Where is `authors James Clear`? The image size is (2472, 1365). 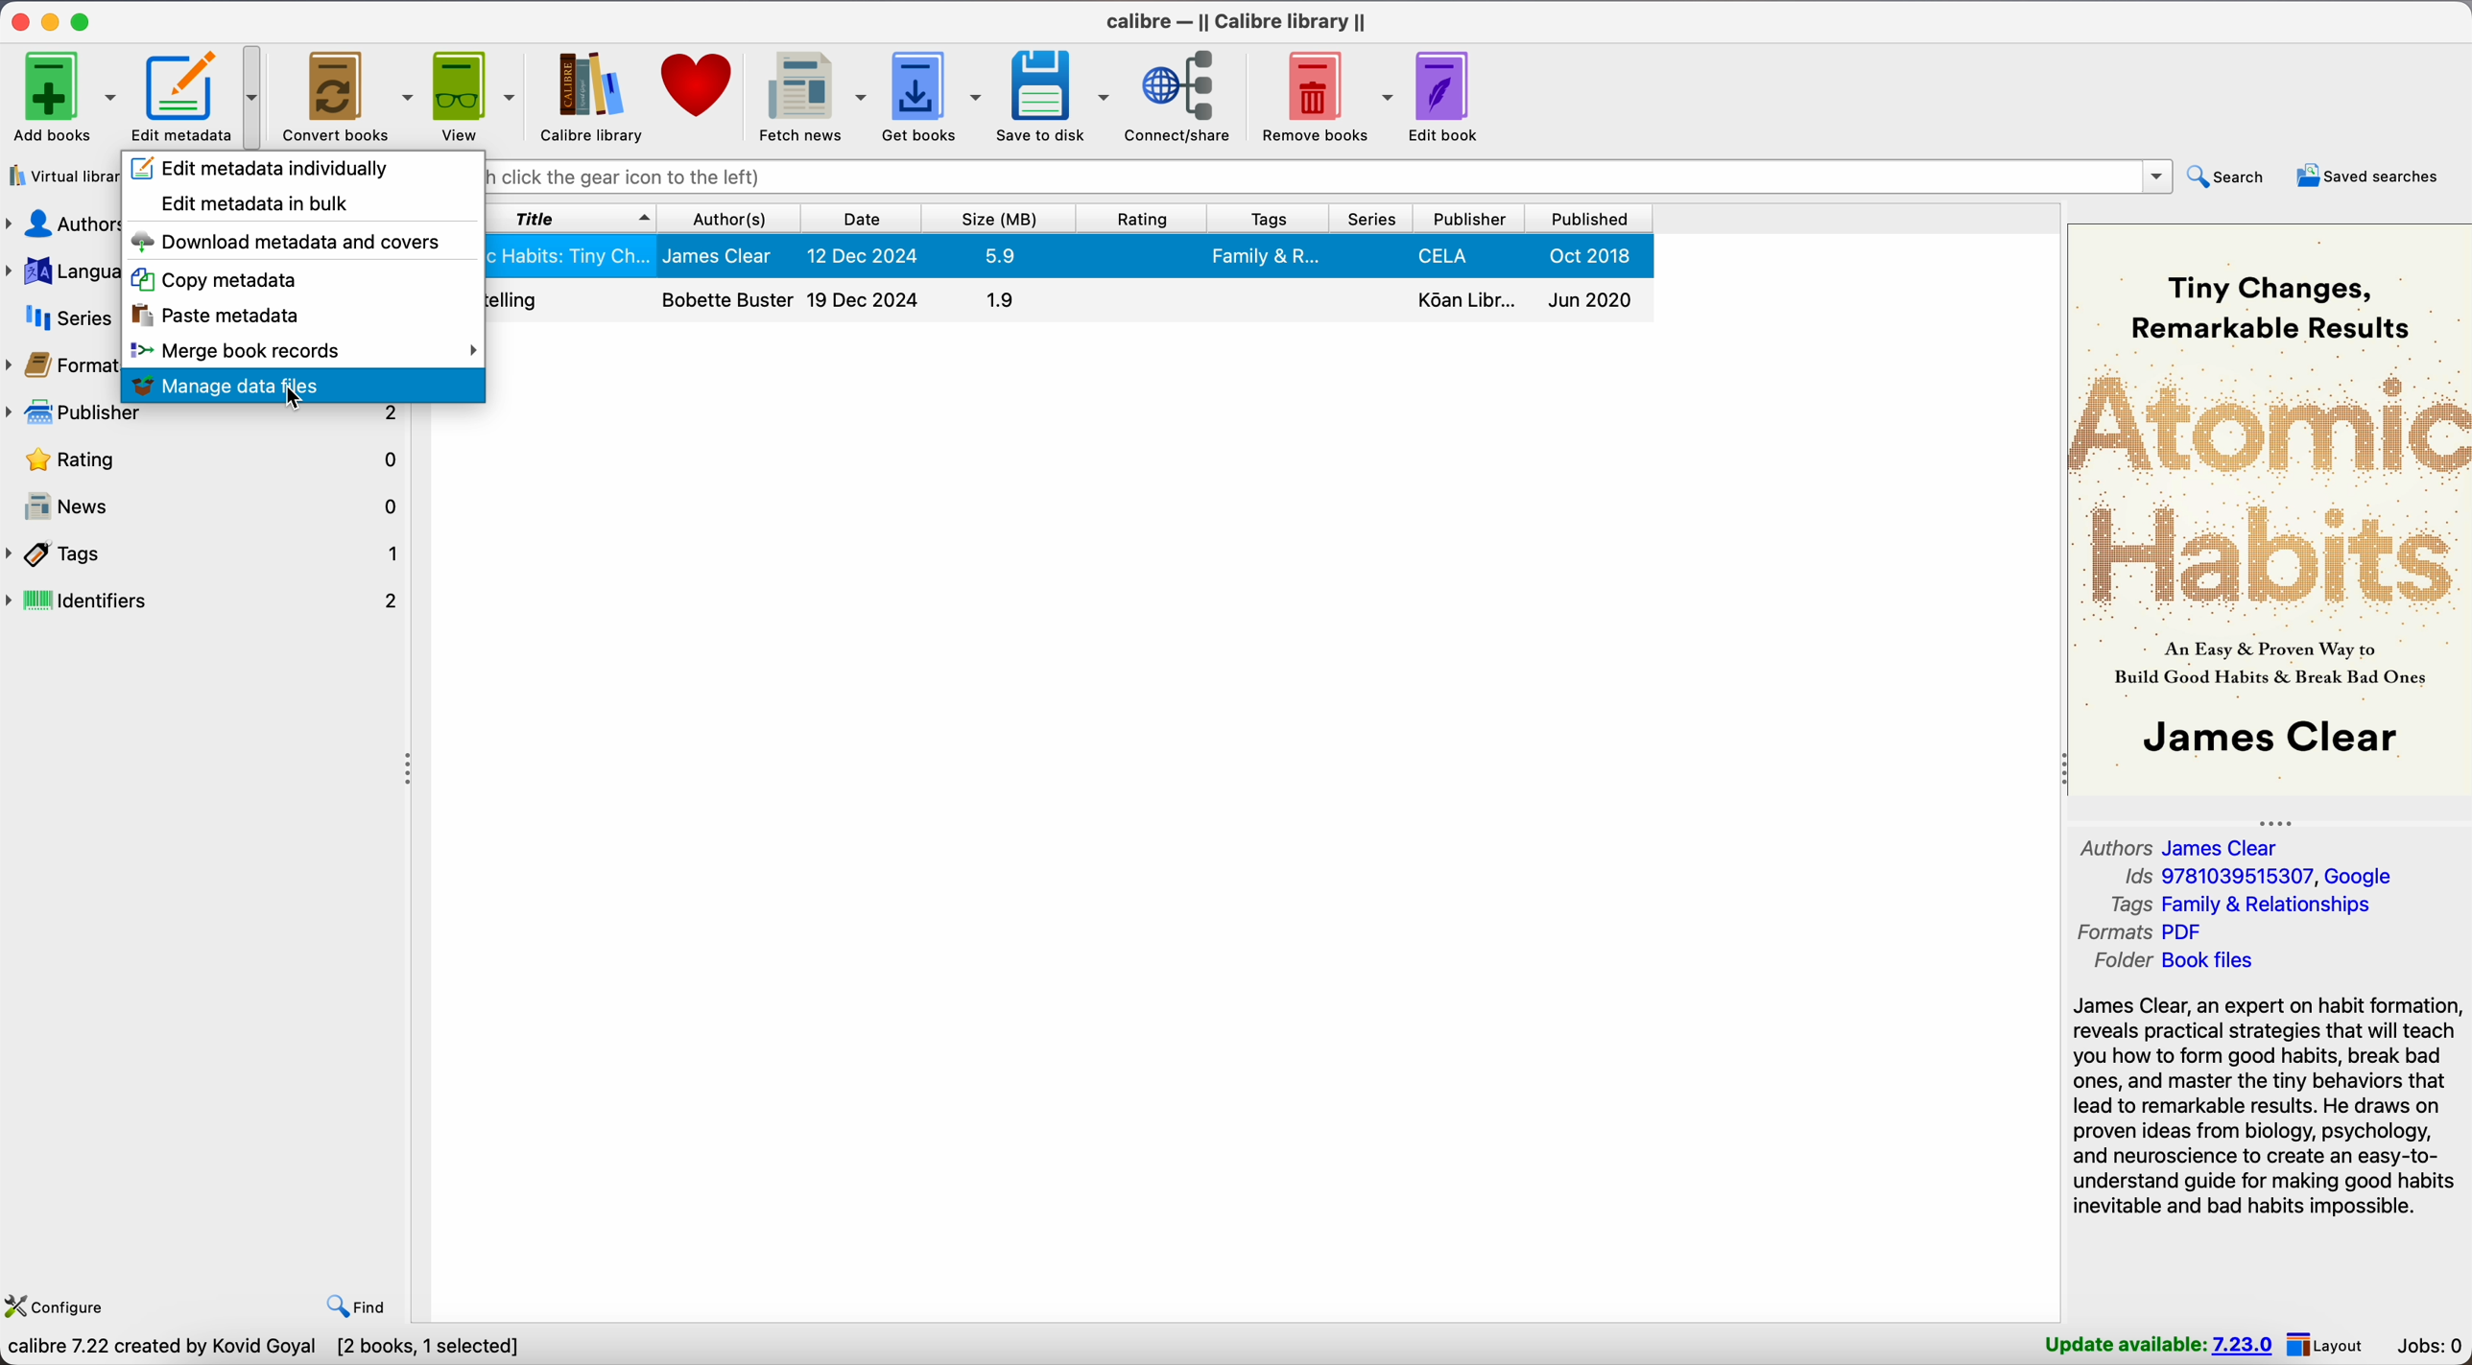 authors James Clear is located at coordinates (2180, 848).